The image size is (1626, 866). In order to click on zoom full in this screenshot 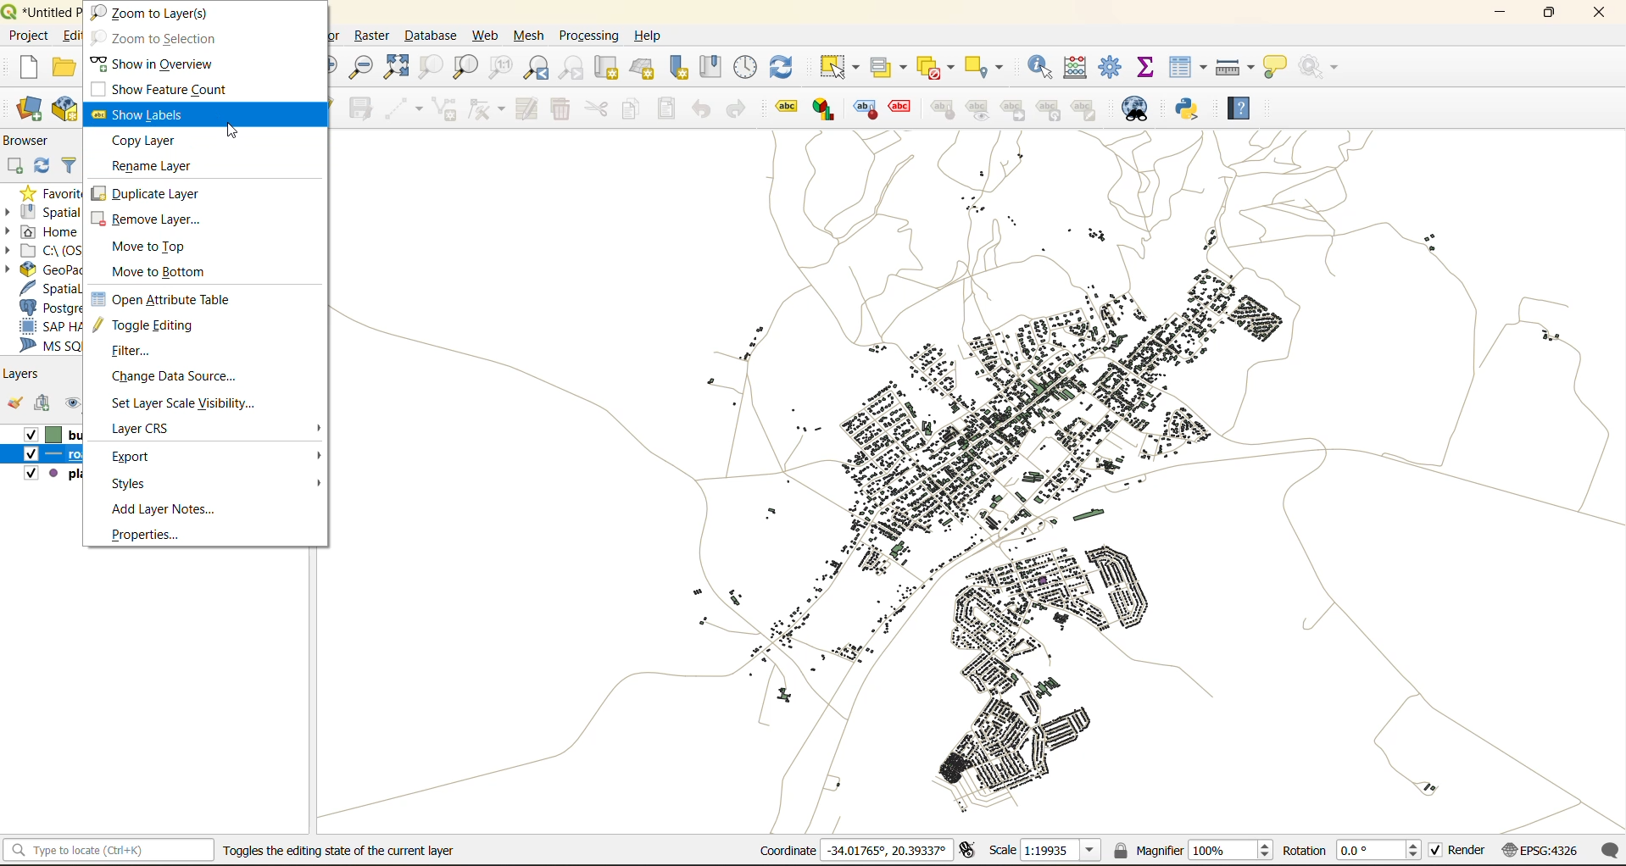, I will do `click(395, 65)`.